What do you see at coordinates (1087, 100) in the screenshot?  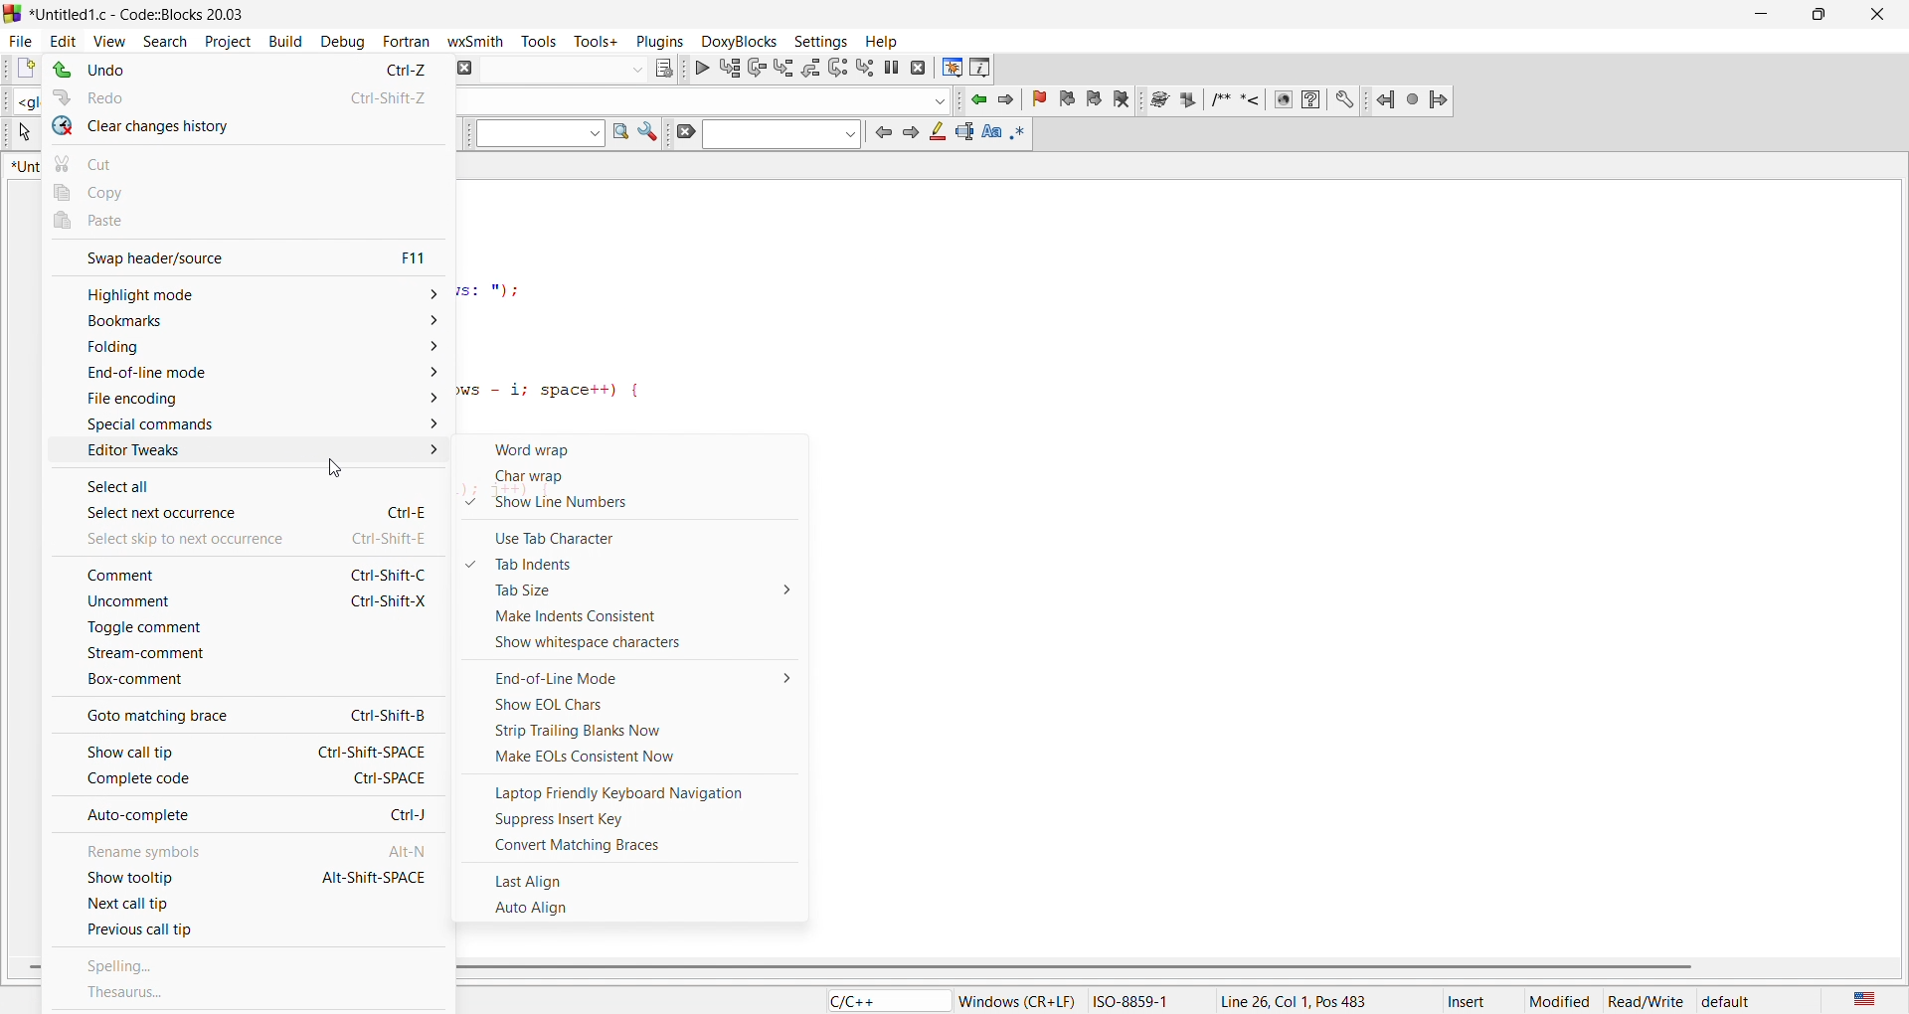 I see `bookmark icon` at bounding box center [1087, 100].